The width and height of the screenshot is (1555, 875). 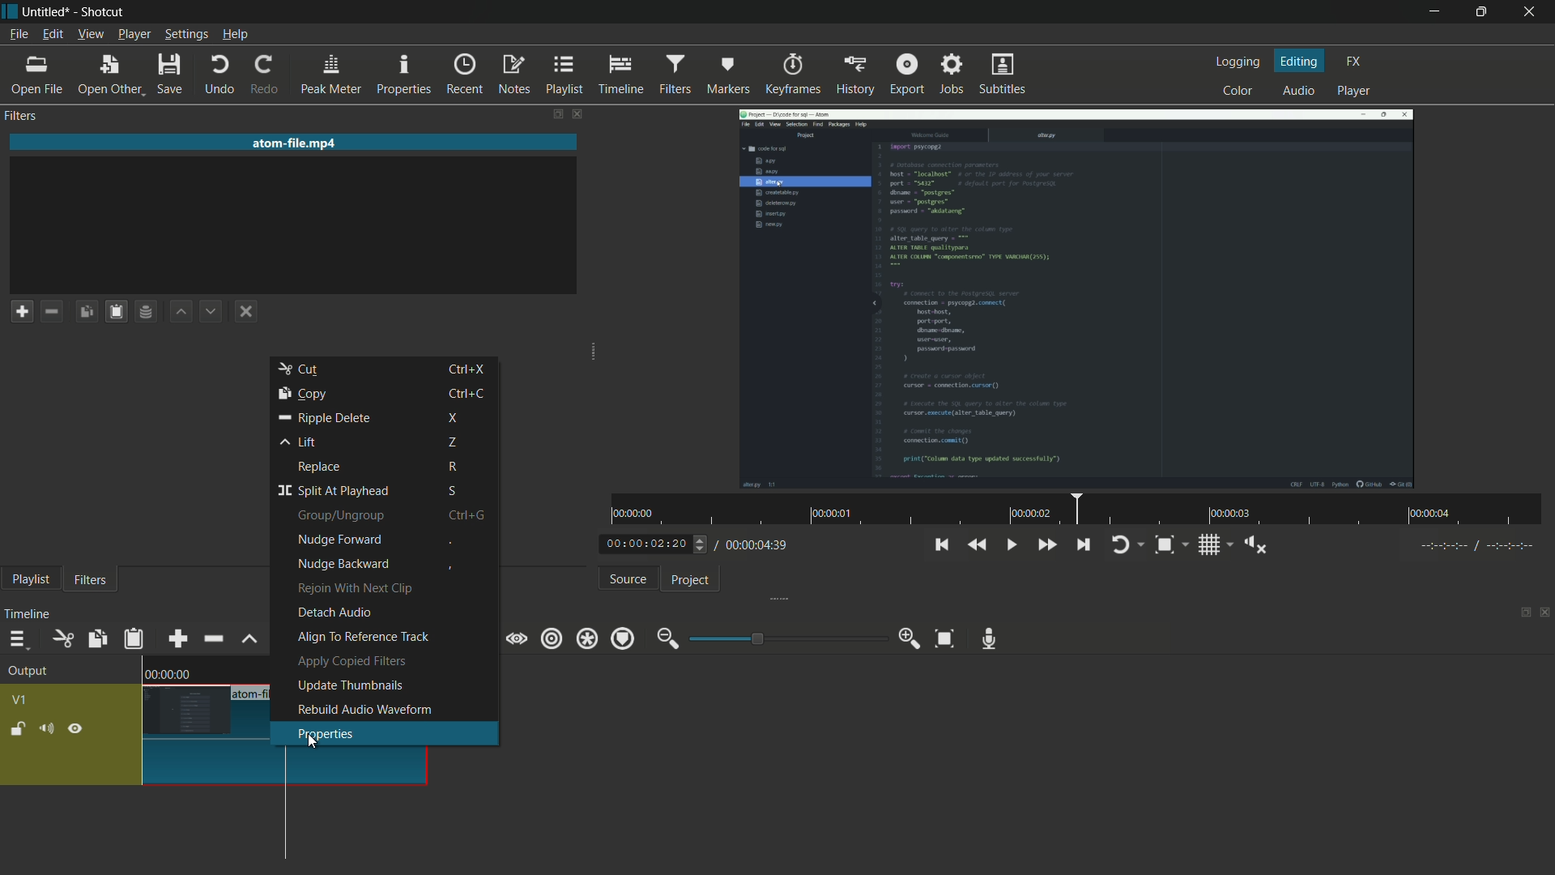 I want to click on audio, so click(x=1300, y=89).